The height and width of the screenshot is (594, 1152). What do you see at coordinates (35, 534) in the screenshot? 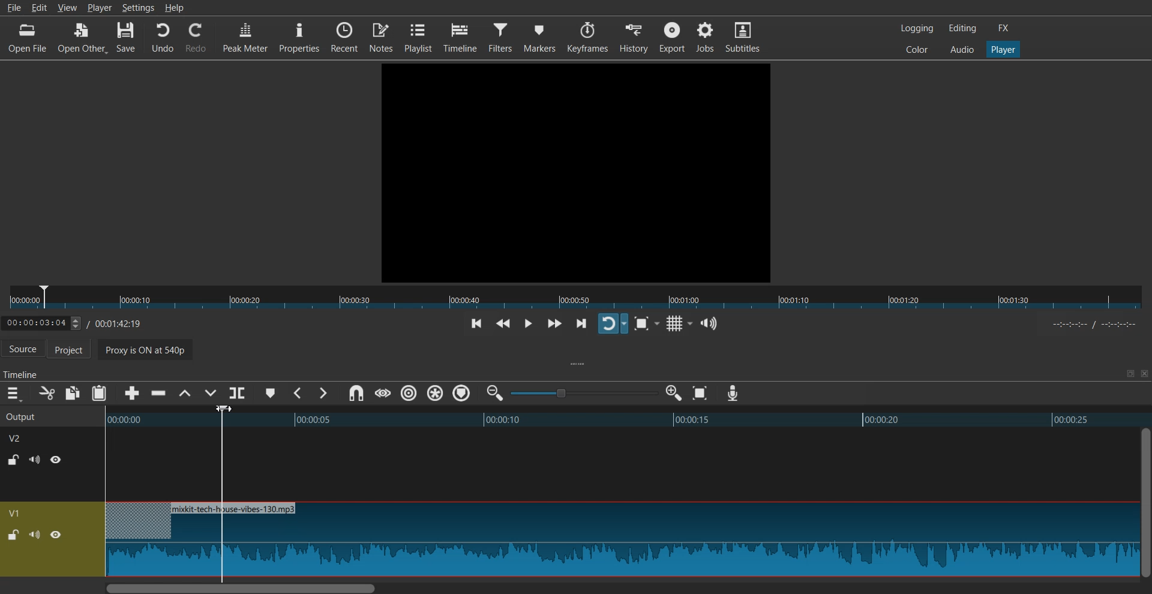
I see `Mute` at bounding box center [35, 534].